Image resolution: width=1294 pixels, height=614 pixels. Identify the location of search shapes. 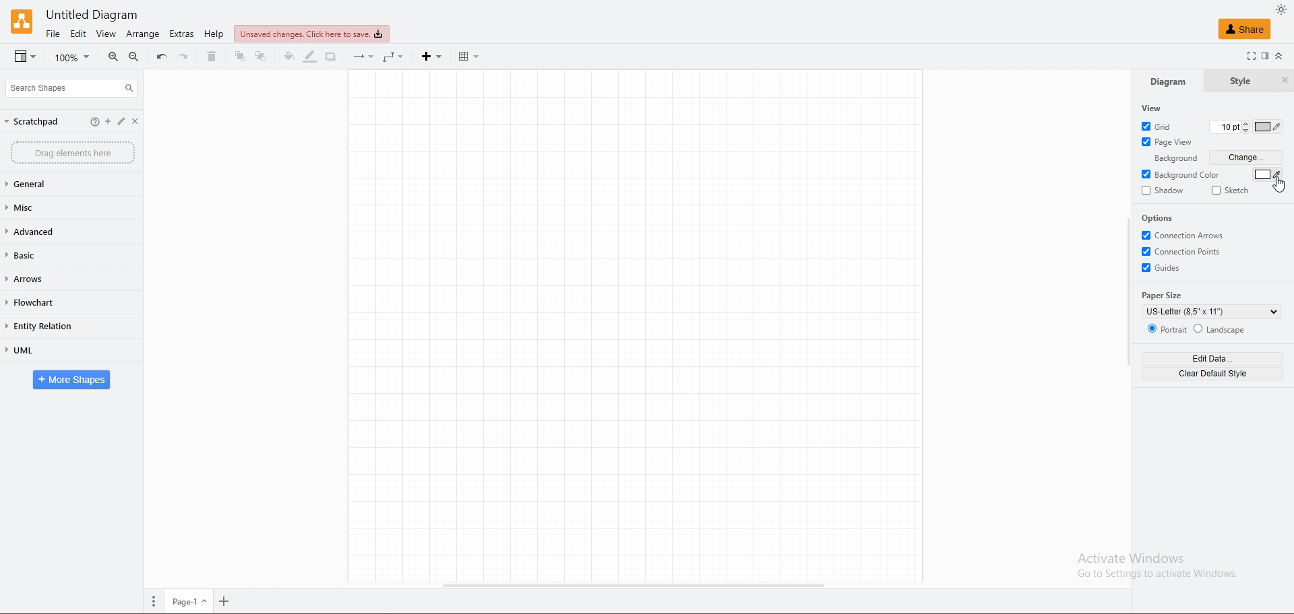
(71, 88).